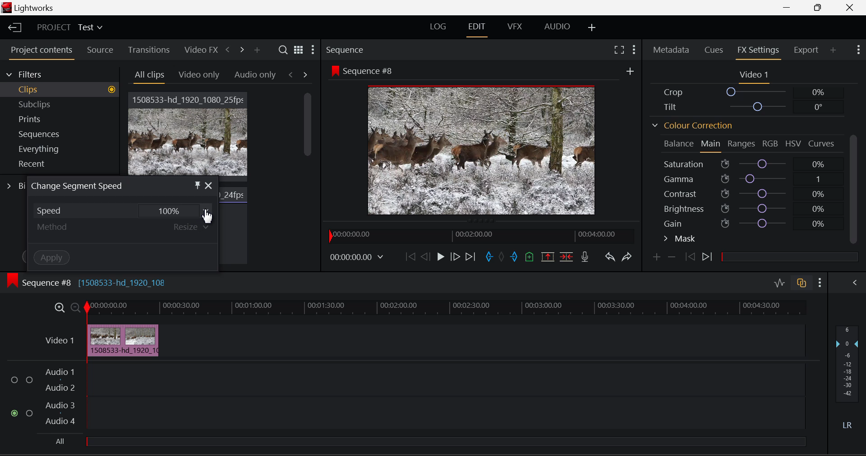 This screenshot has width=866, height=456. I want to click on Cut In, so click(488, 257).